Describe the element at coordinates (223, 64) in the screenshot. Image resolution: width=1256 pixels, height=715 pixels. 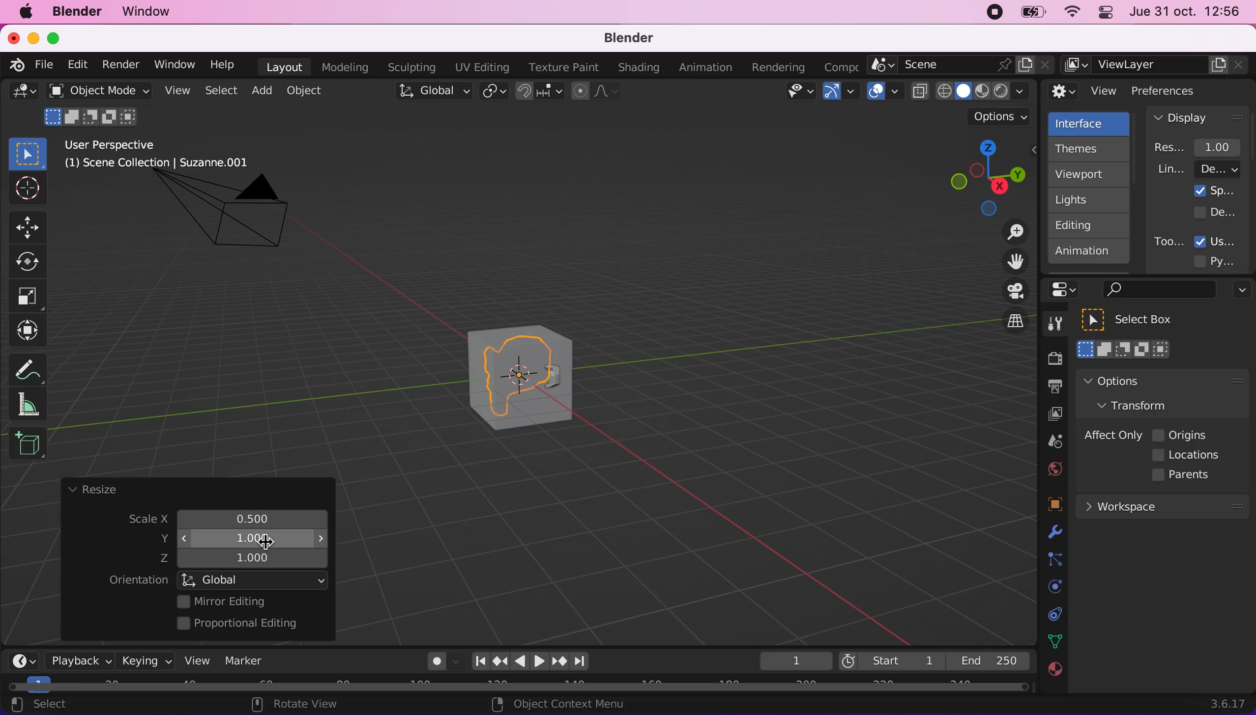
I see `help` at that location.